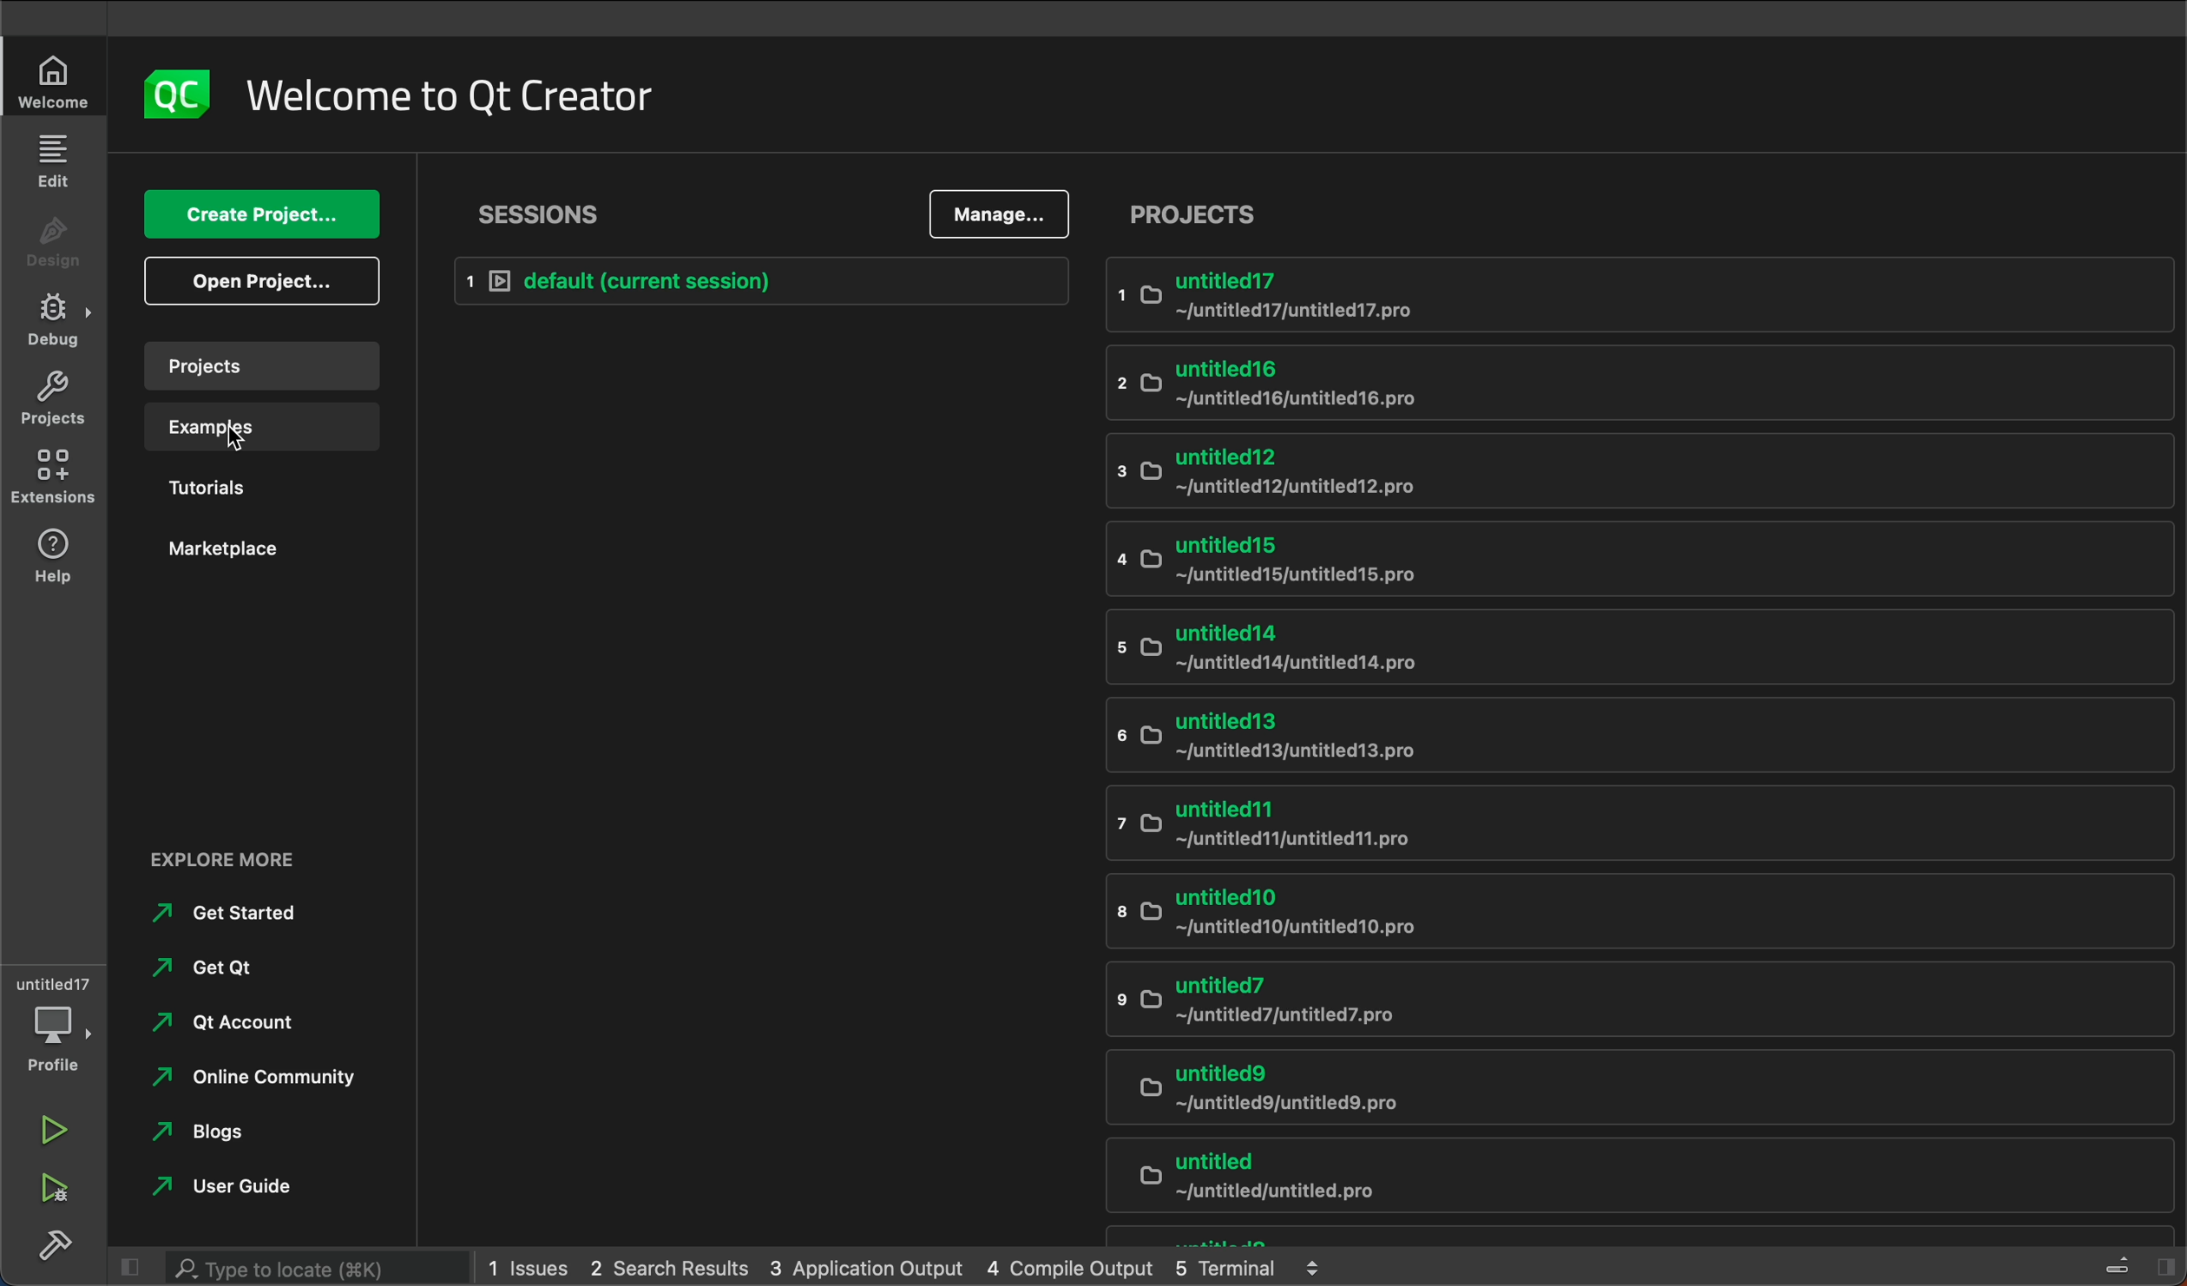 Image resolution: width=2187 pixels, height=1286 pixels. What do you see at coordinates (51, 482) in the screenshot?
I see `extensions` at bounding box center [51, 482].